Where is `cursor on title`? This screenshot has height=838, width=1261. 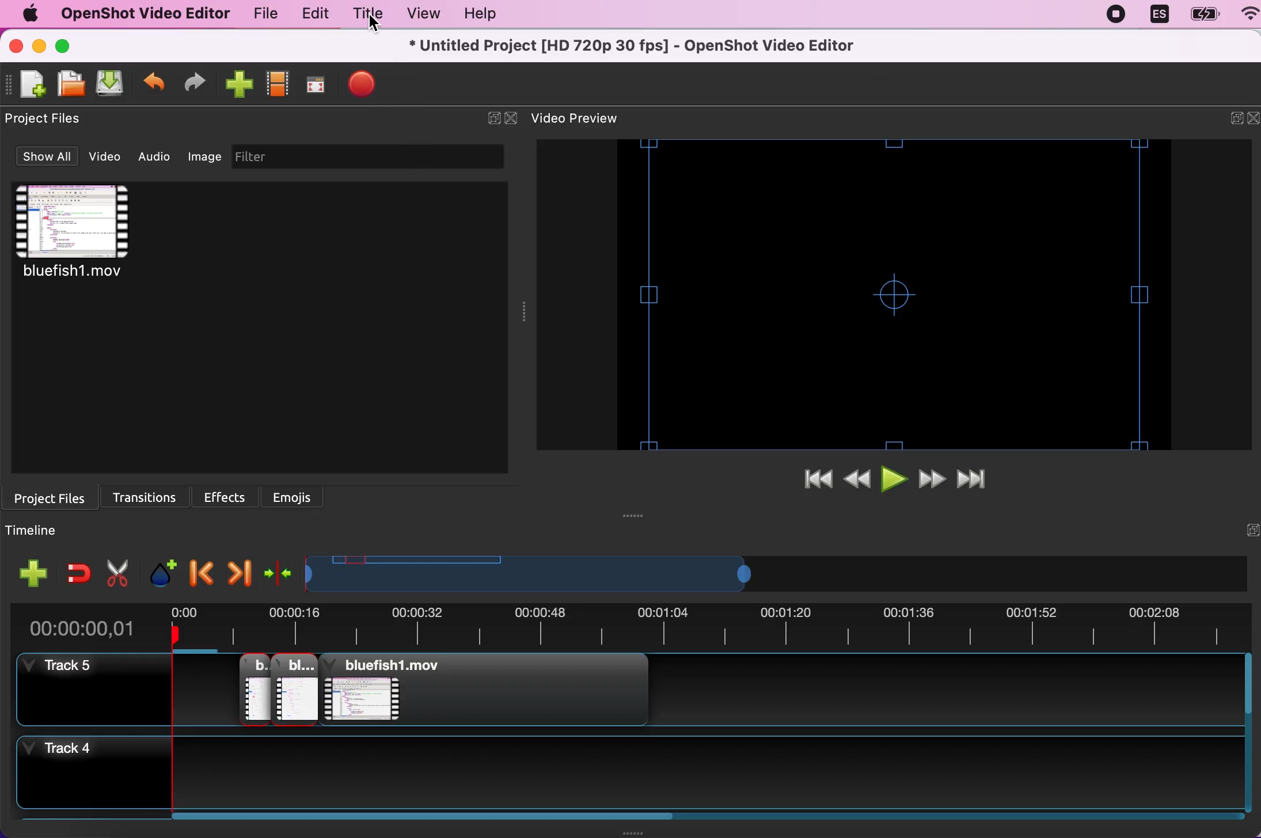 cursor on title is located at coordinates (369, 25).